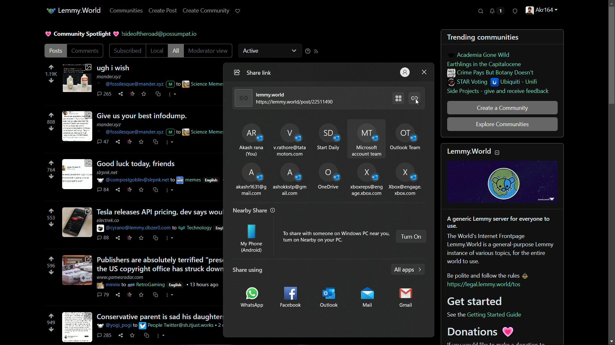 This screenshot has height=345, width=615. Describe the element at coordinates (119, 295) in the screenshot. I see `share` at that location.